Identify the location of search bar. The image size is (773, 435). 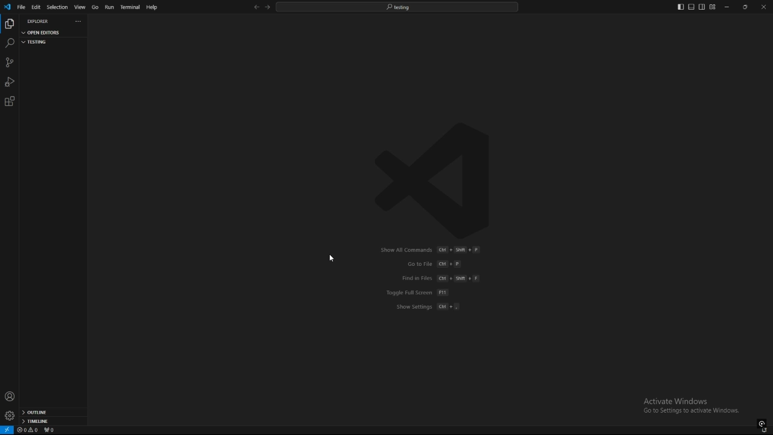
(397, 7).